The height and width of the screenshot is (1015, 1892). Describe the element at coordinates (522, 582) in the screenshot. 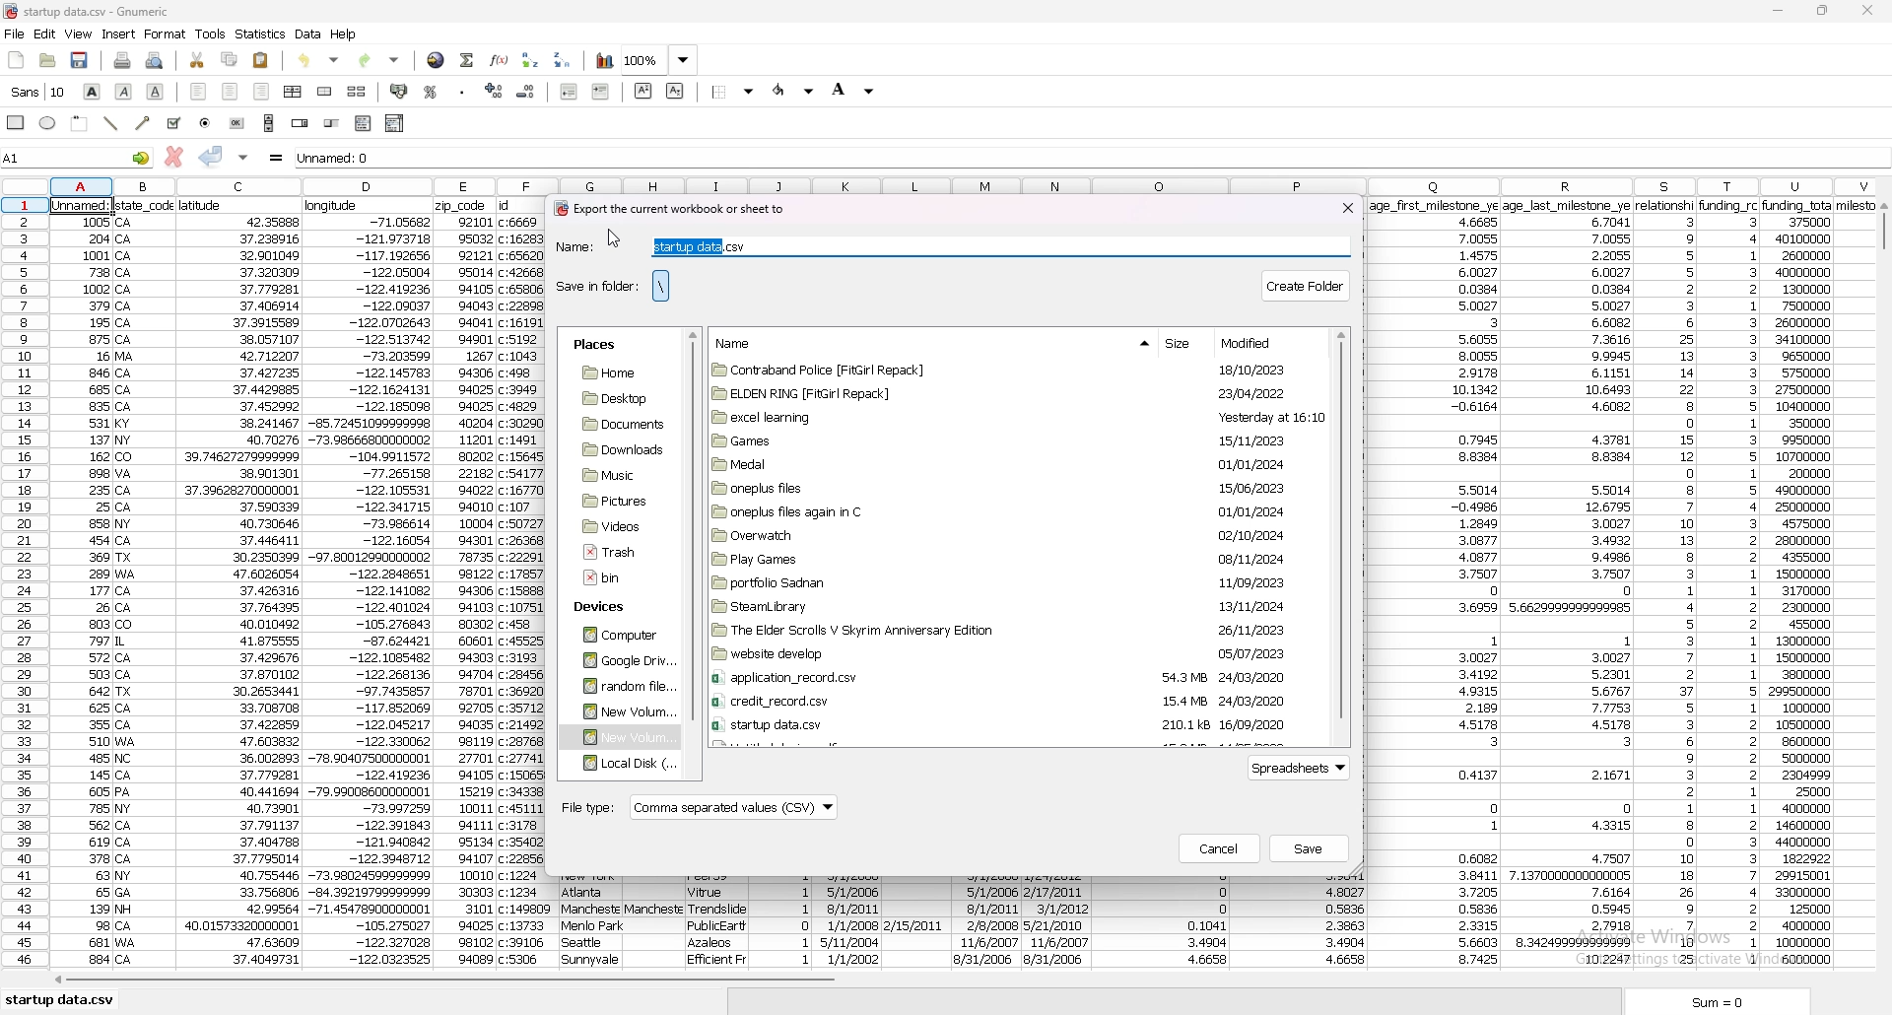

I see `daat` at that location.